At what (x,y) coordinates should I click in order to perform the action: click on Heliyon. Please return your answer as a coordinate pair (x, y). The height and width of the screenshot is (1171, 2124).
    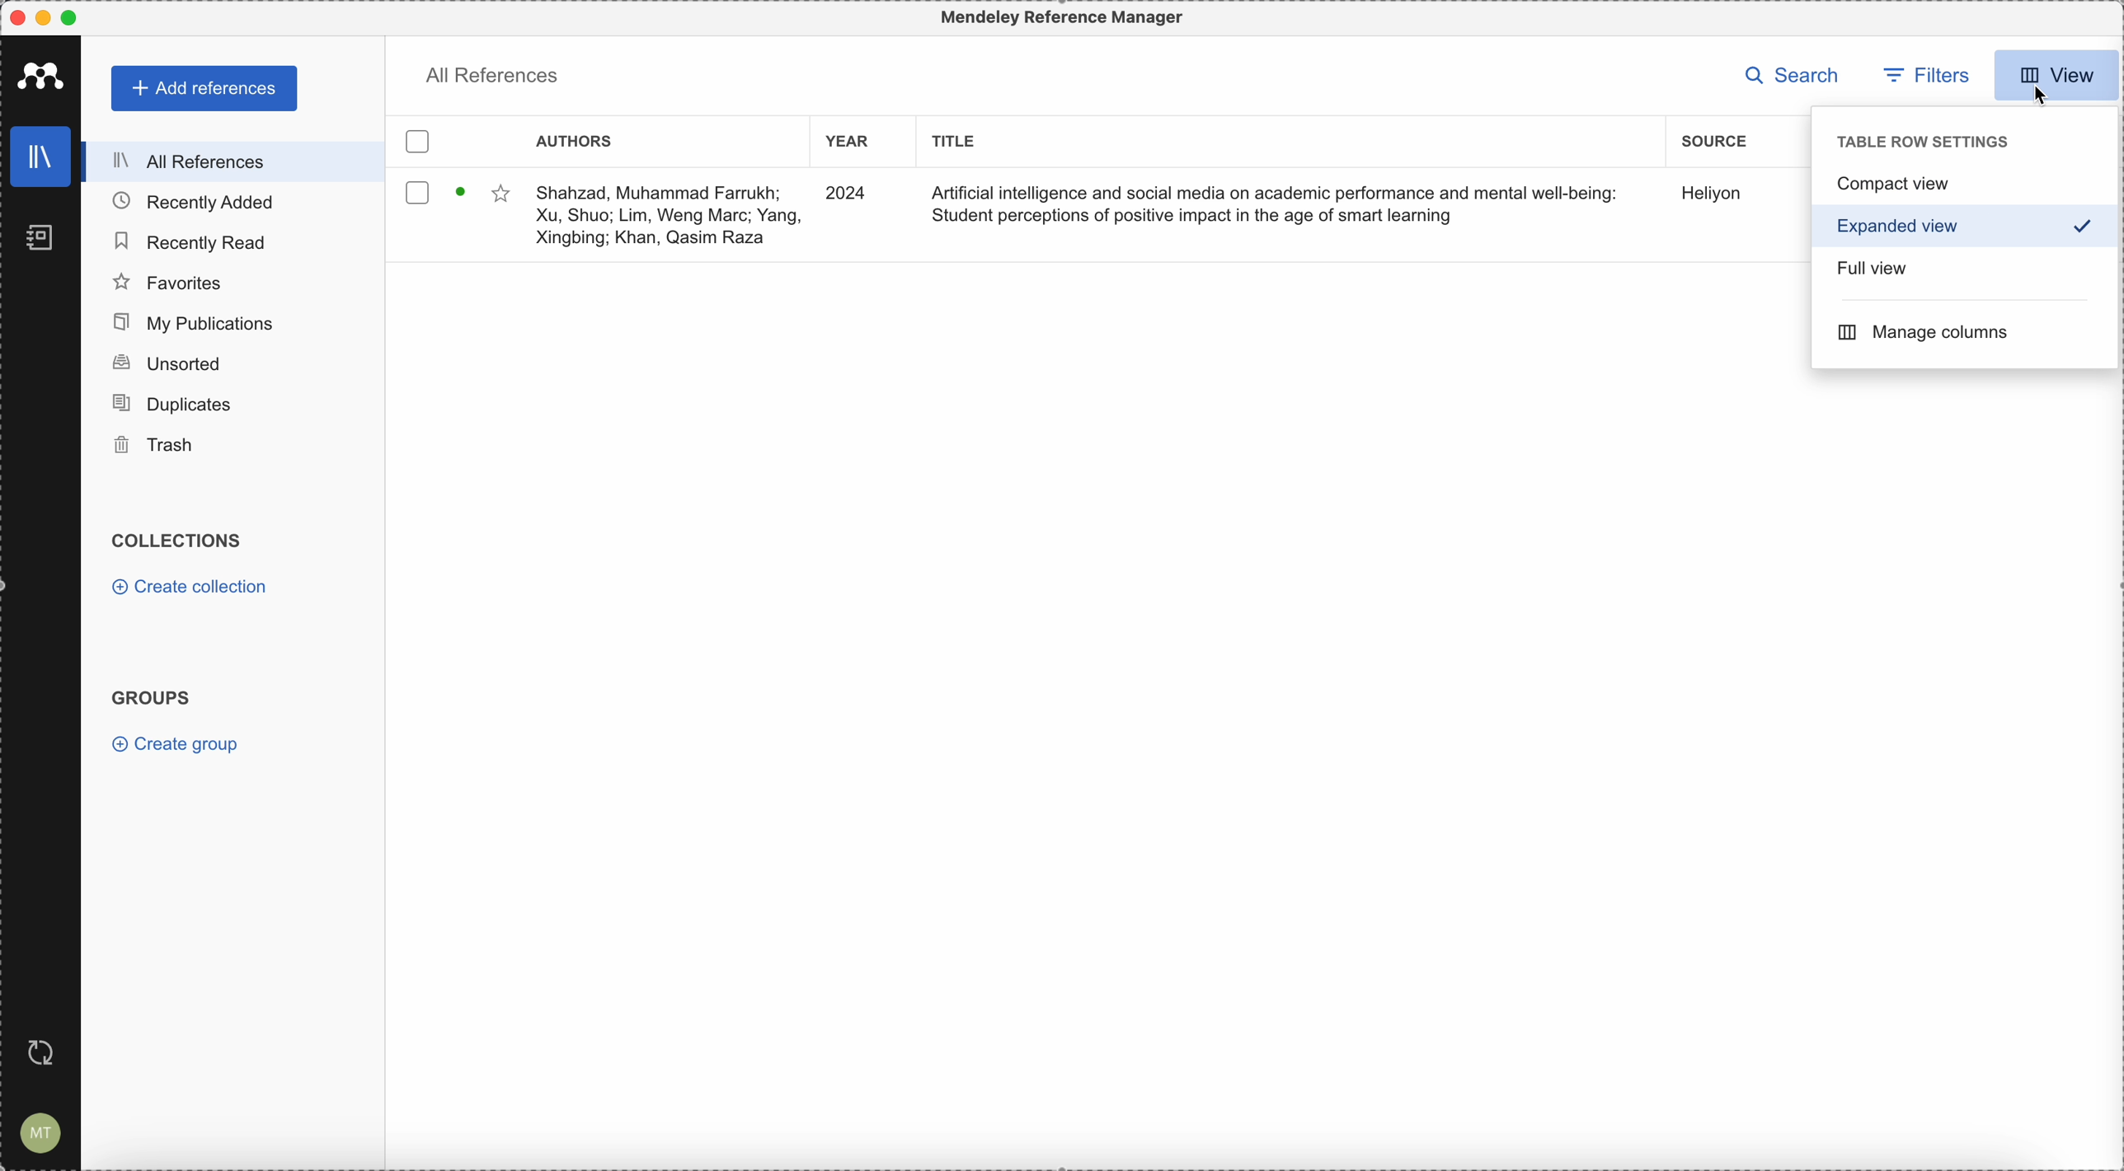
    Looking at the image, I should click on (1714, 194).